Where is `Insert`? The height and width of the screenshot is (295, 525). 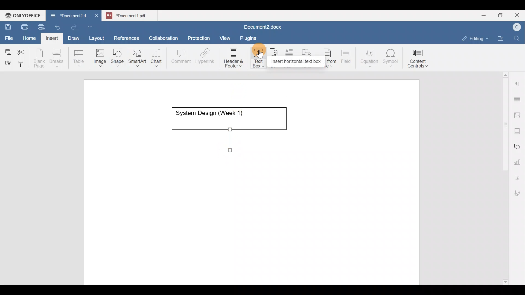 Insert is located at coordinates (50, 37).